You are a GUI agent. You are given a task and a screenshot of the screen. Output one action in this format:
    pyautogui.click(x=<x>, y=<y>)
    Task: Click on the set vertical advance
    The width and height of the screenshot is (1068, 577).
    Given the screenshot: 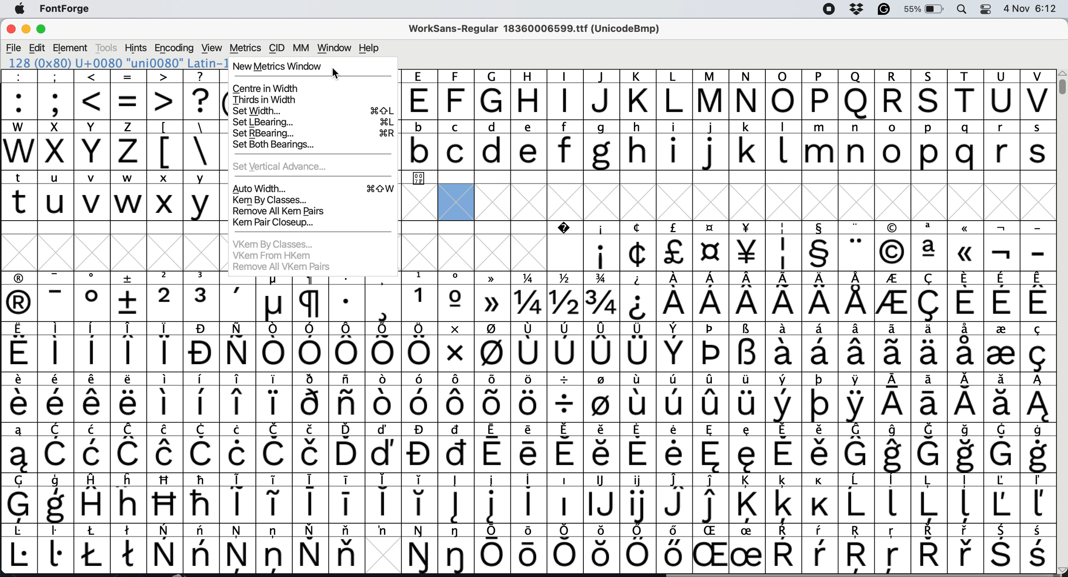 What is the action you would take?
    pyautogui.click(x=286, y=166)
    